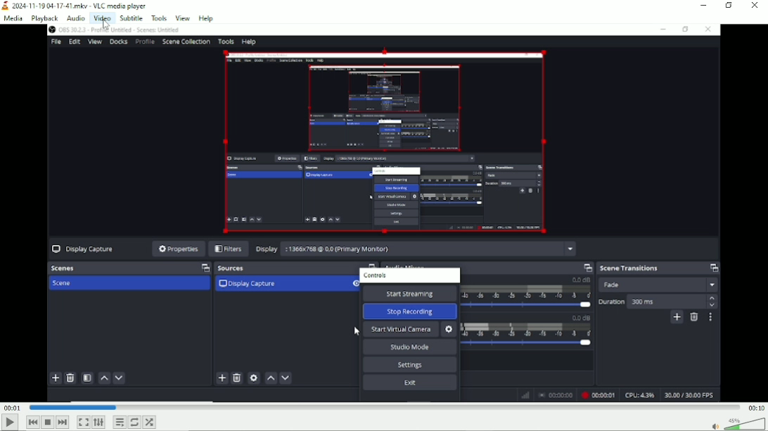  I want to click on help, so click(206, 18).